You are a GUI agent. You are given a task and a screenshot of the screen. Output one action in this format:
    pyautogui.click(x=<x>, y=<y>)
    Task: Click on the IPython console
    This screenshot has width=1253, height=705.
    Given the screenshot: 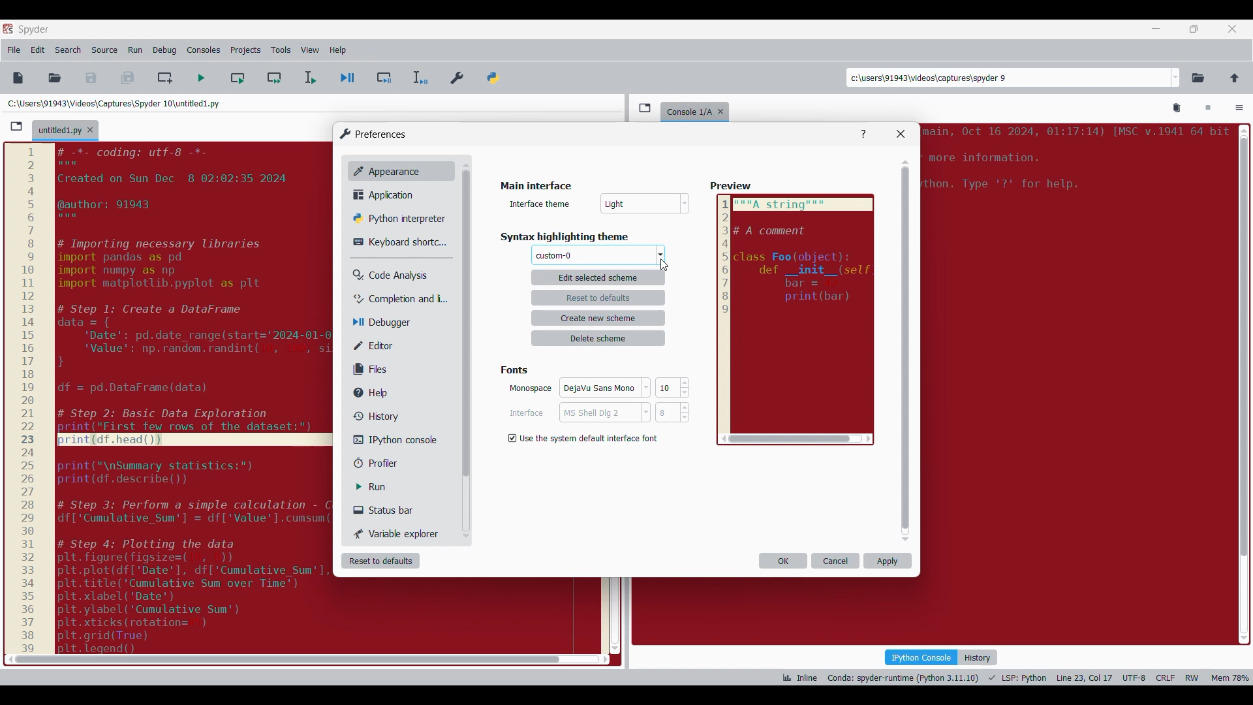 What is the action you would take?
    pyautogui.click(x=921, y=657)
    